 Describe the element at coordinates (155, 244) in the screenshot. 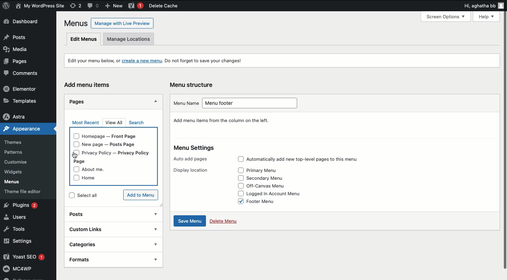

I see `show` at that location.